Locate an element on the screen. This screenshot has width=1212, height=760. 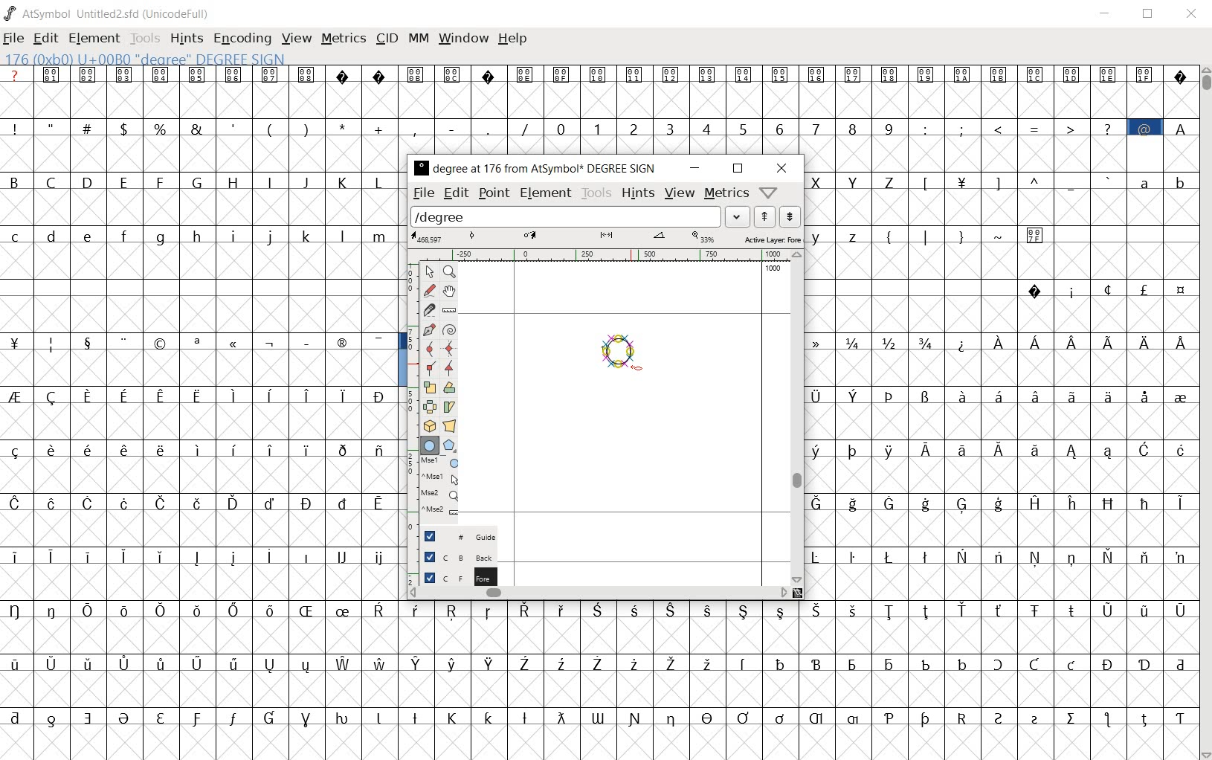
empty glyph slots is located at coordinates (201, 156).